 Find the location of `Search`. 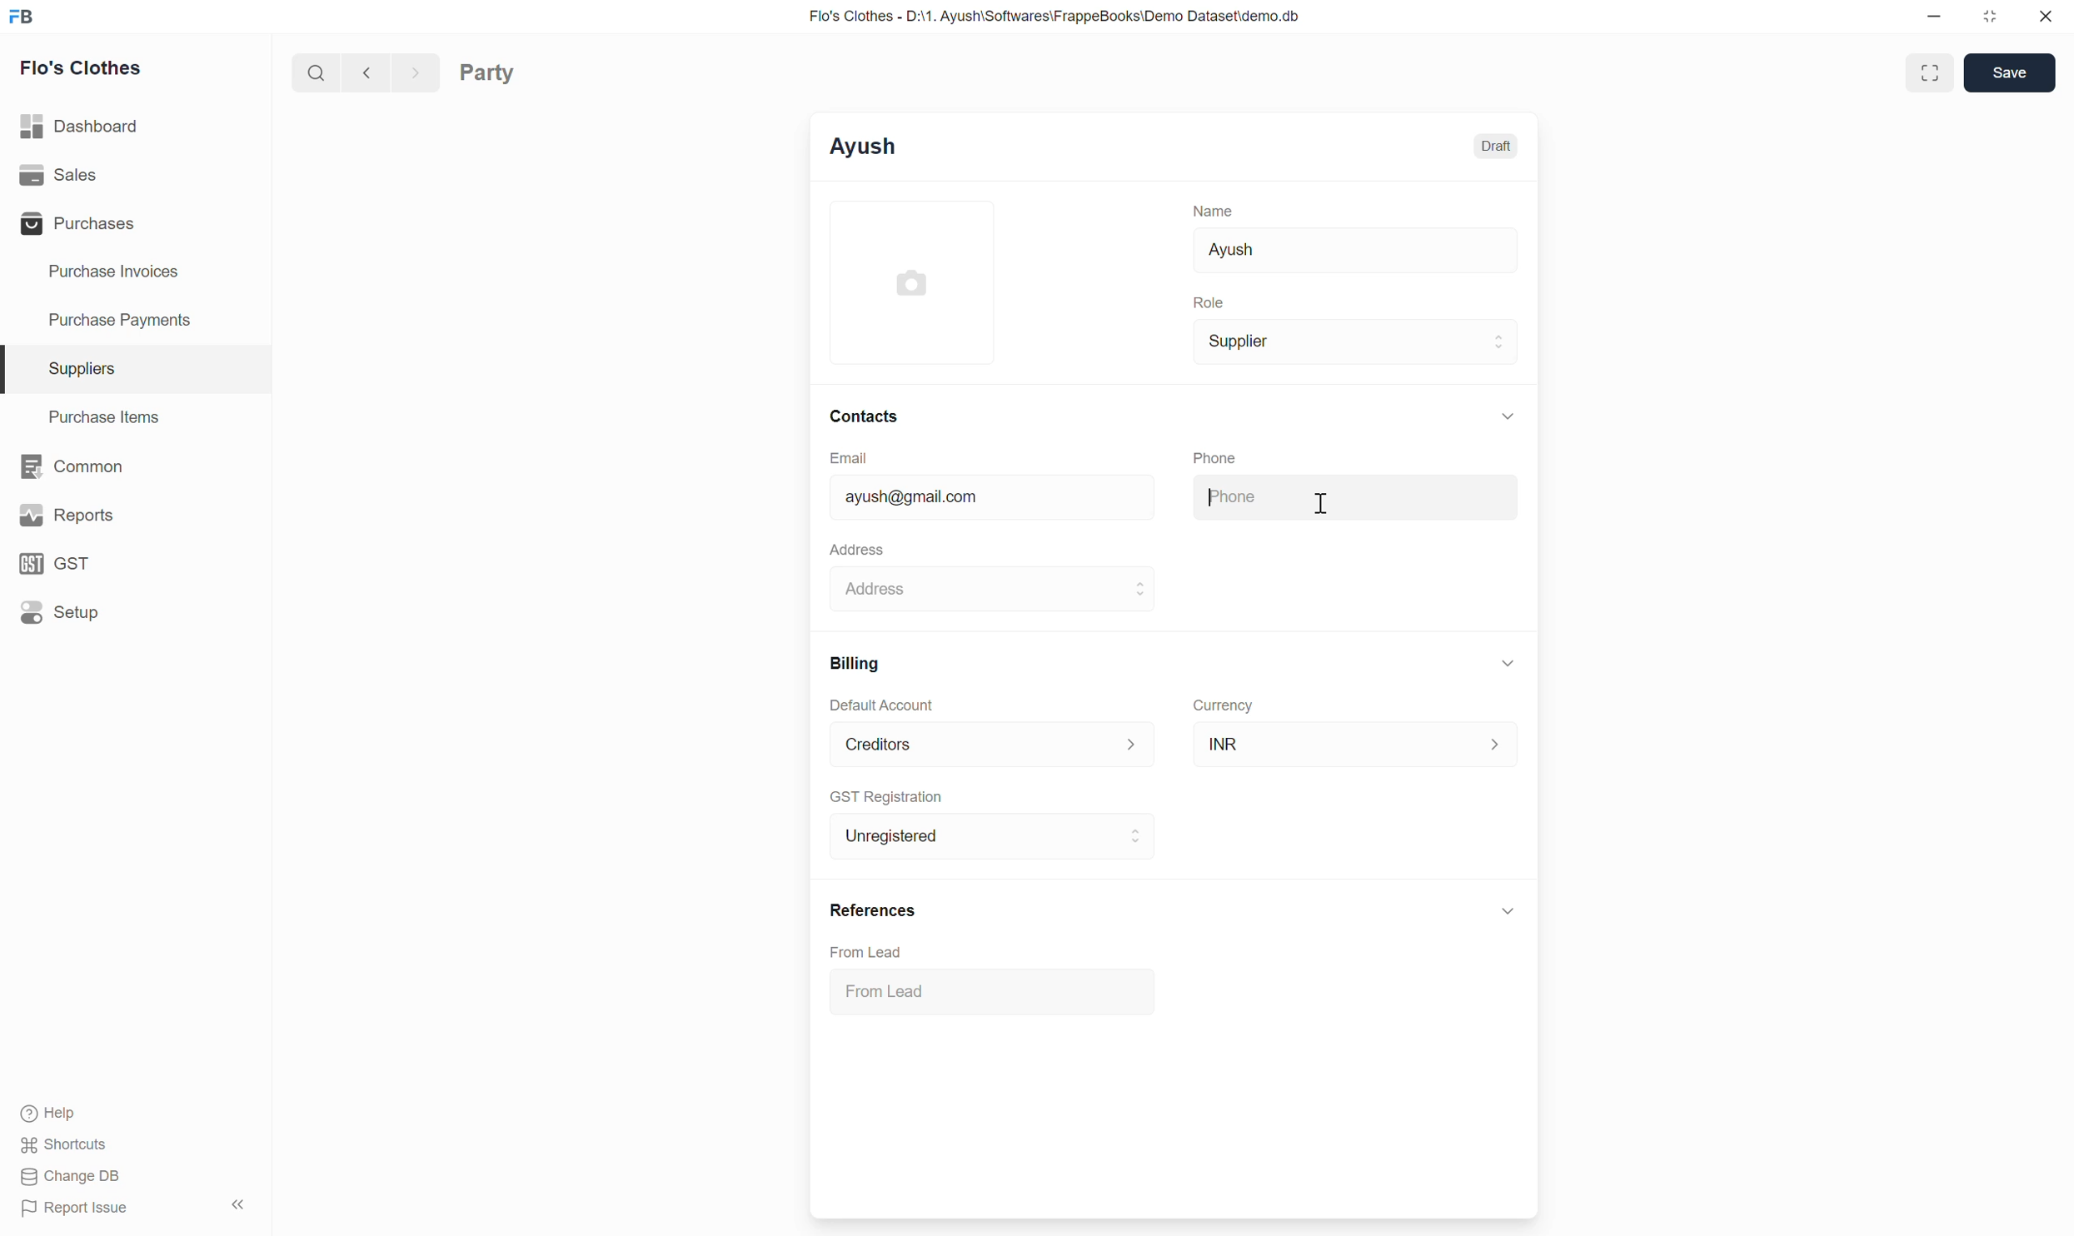

Search is located at coordinates (317, 72).